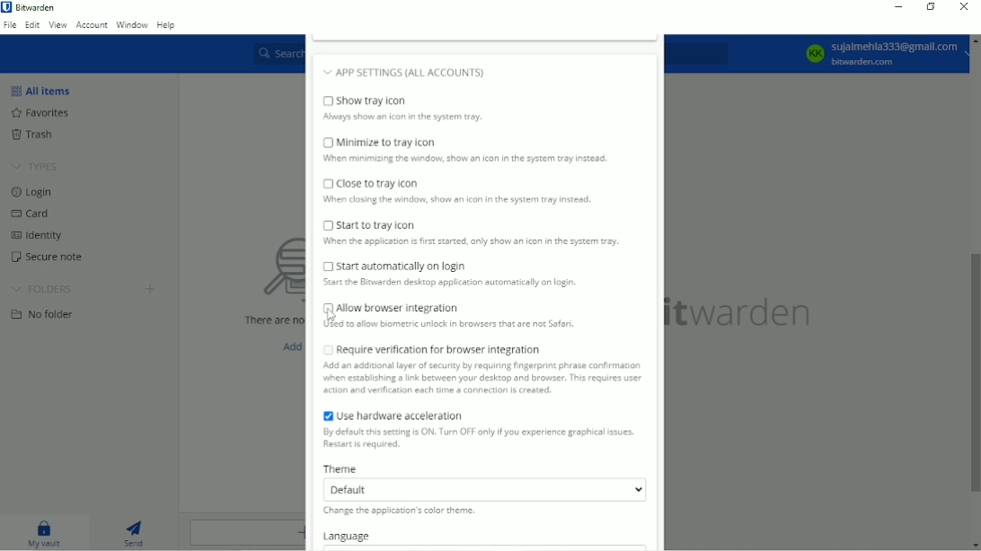 This screenshot has height=551, width=981. Describe the element at coordinates (32, 192) in the screenshot. I see `Login` at that location.